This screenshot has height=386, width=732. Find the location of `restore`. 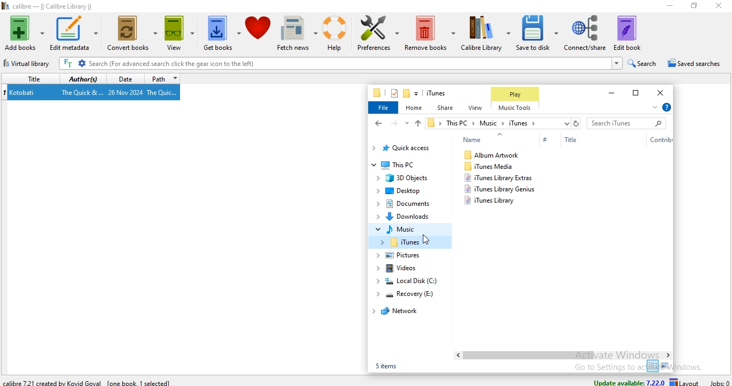

restore is located at coordinates (634, 92).